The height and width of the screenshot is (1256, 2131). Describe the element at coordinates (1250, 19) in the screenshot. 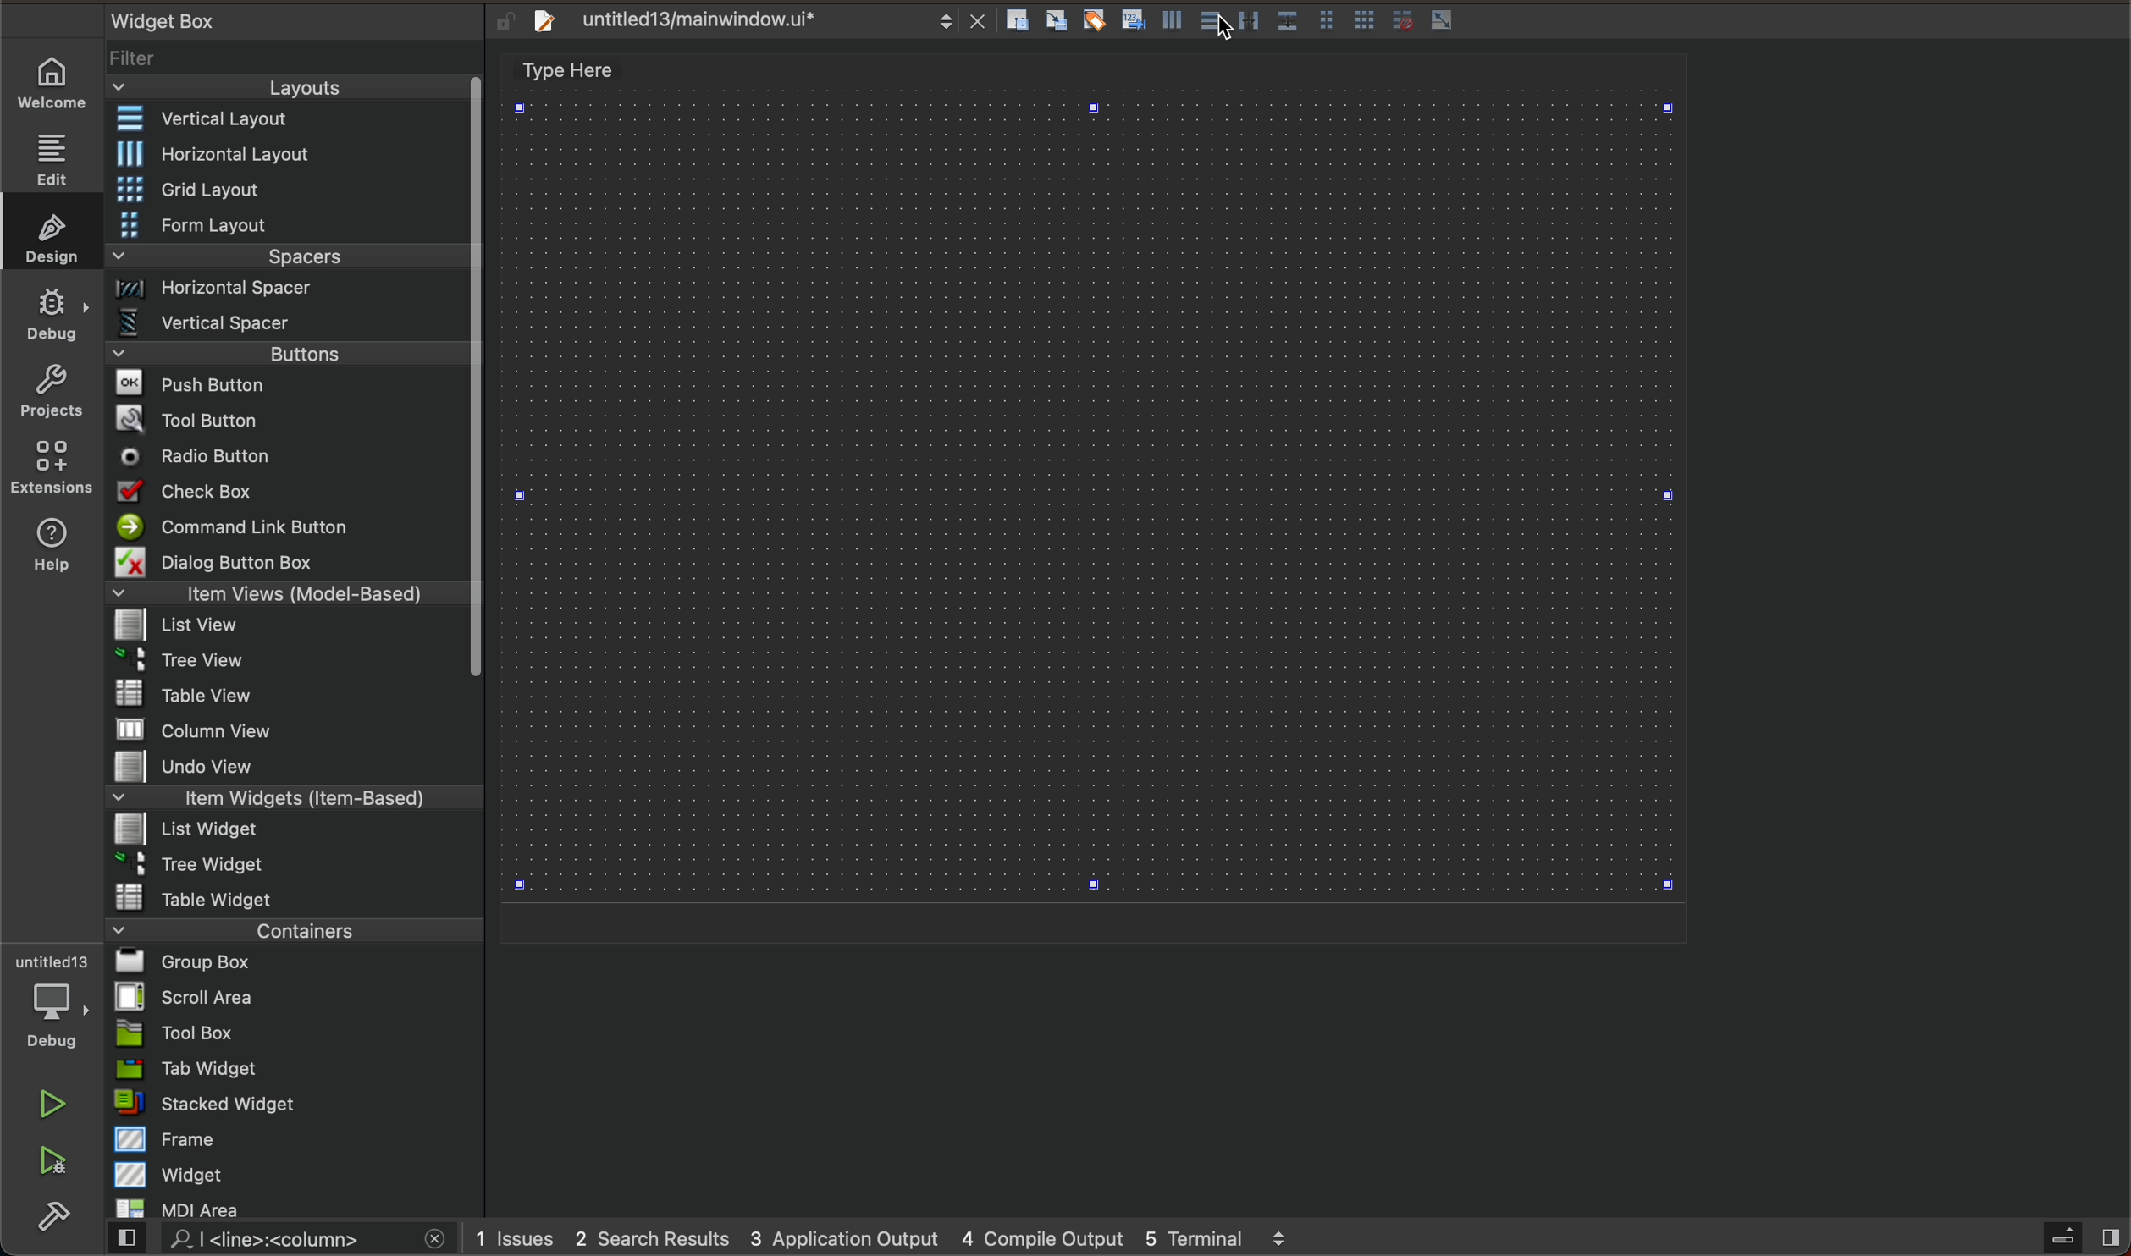

I see `vertical splitter` at that location.